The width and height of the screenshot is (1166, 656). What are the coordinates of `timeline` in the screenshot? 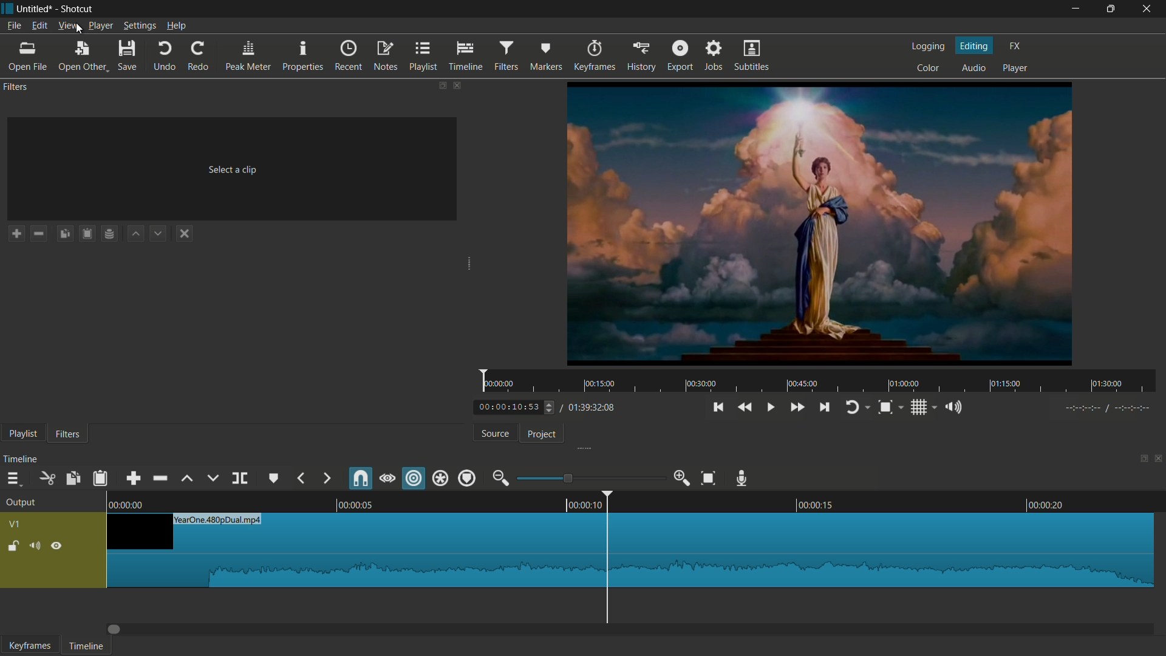 It's located at (86, 646).